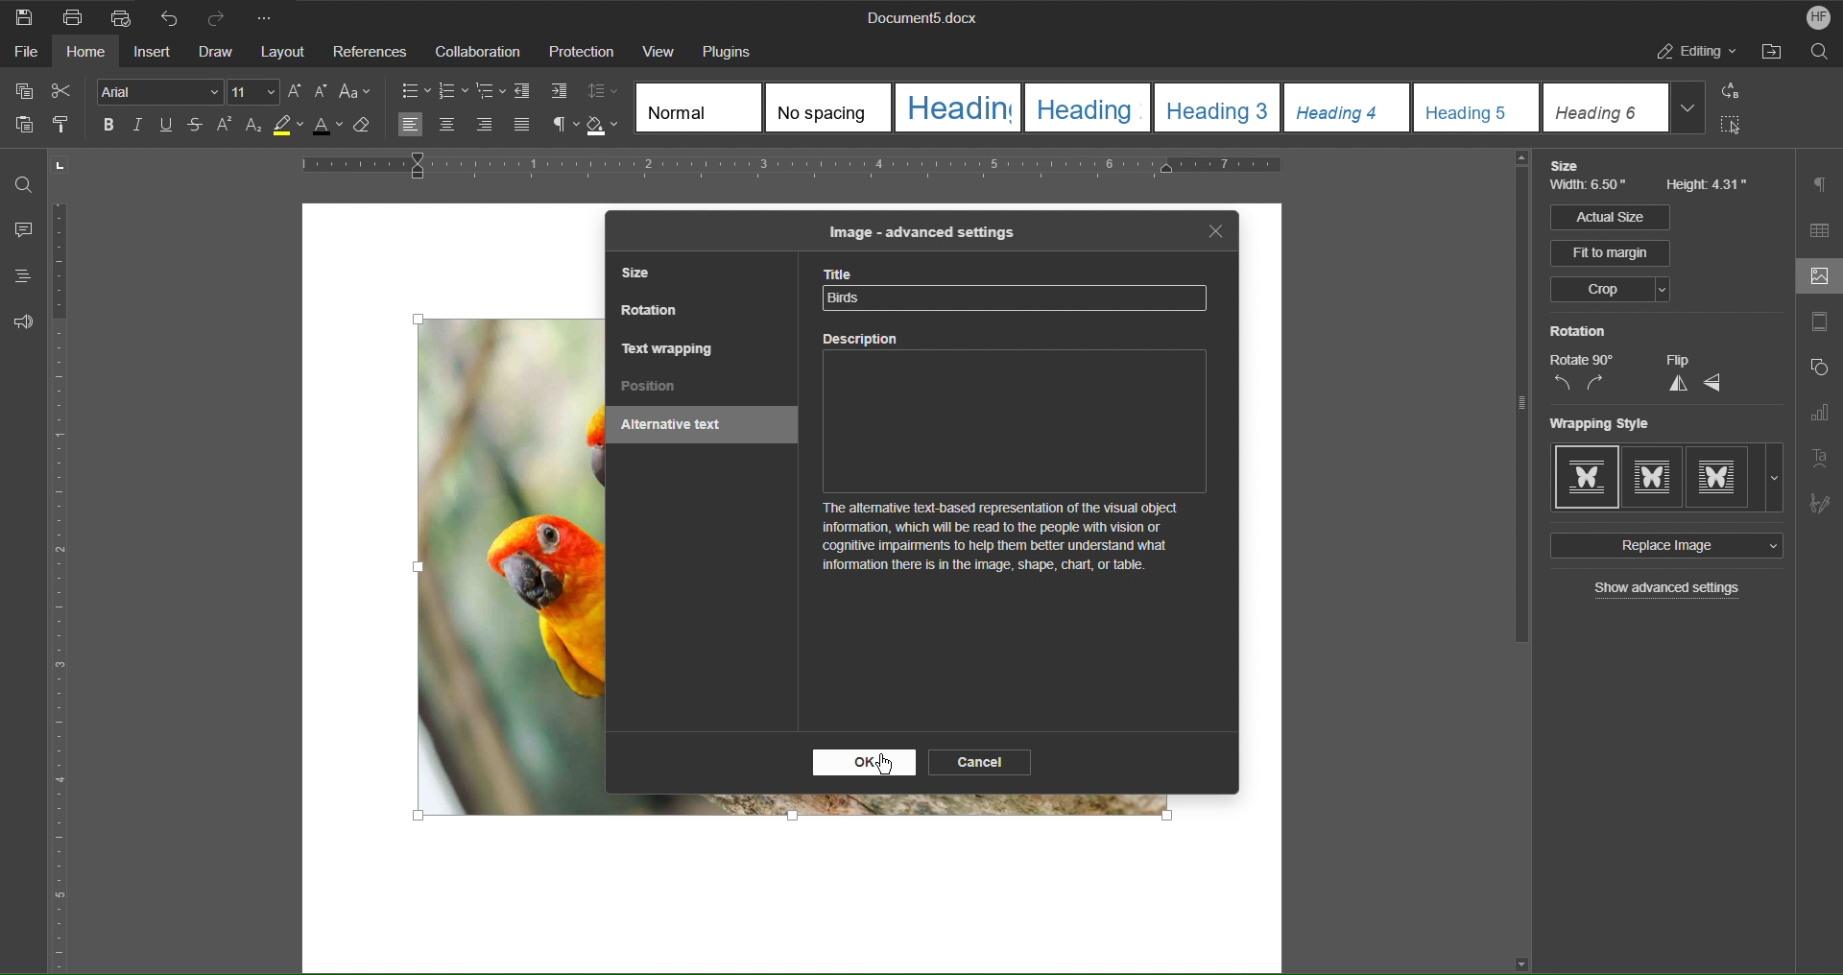  Describe the element at coordinates (1737, 129) in the screenshot. I see `Select All` at that location.